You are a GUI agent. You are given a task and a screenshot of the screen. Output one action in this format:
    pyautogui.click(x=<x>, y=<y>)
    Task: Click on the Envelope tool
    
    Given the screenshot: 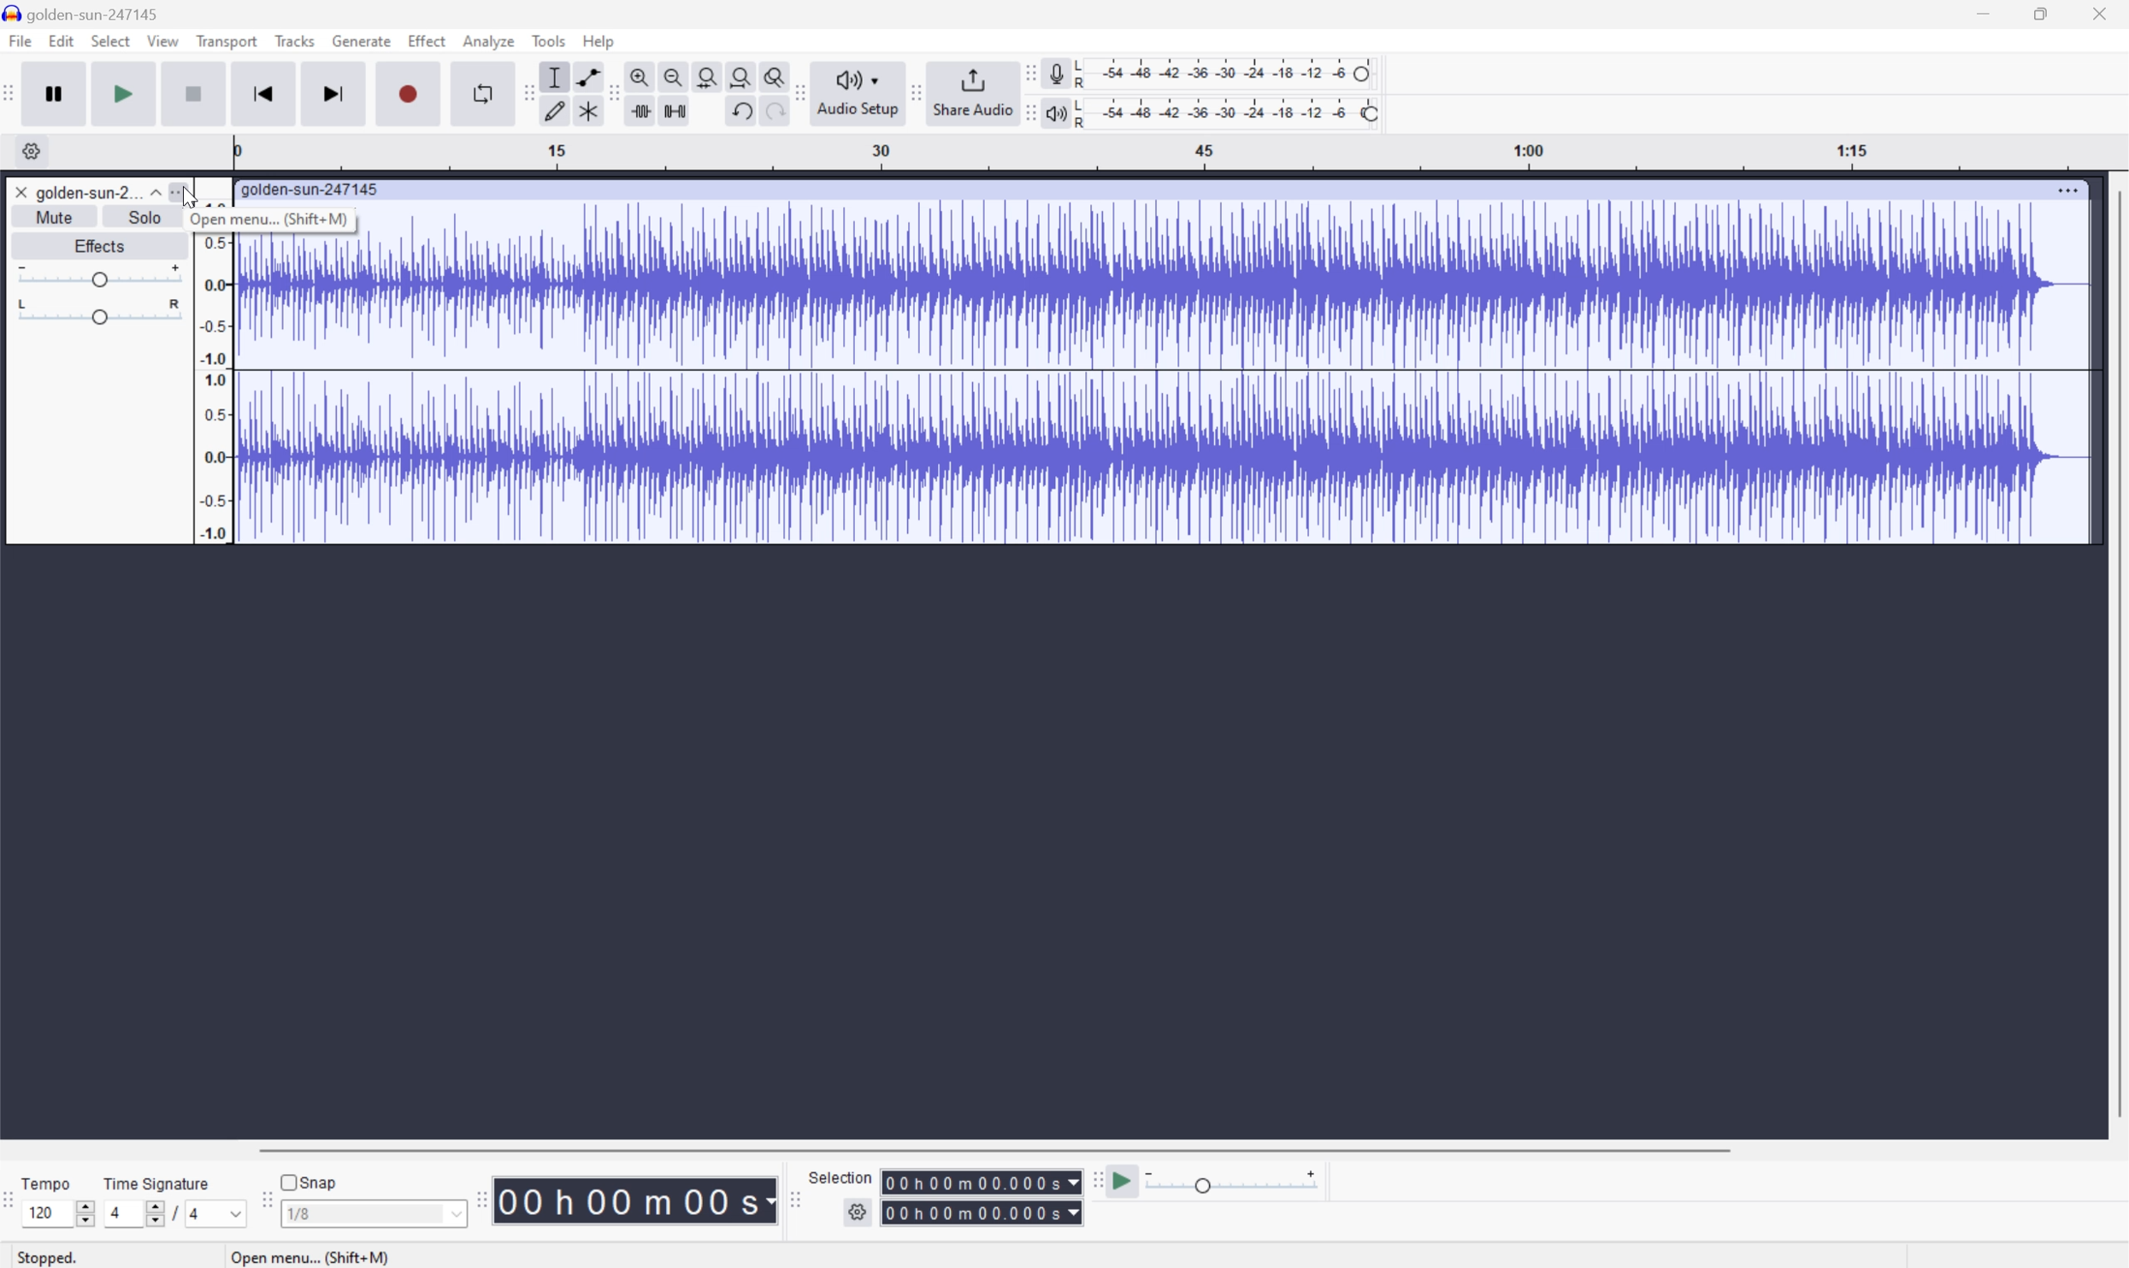 What is the action you would take?
    pyautogui.click(x=587, y=75)
    